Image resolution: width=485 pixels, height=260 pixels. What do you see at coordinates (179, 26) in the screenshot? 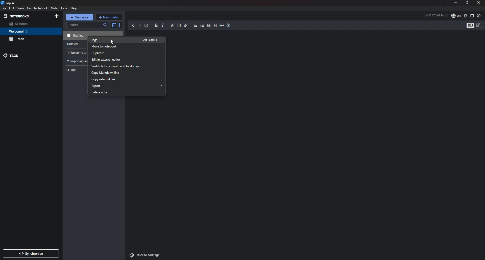
I see `code` at bounding box center [179, 26].